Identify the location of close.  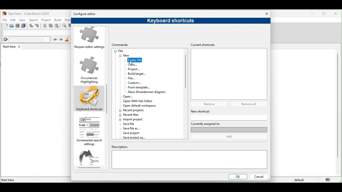
(337, 14).